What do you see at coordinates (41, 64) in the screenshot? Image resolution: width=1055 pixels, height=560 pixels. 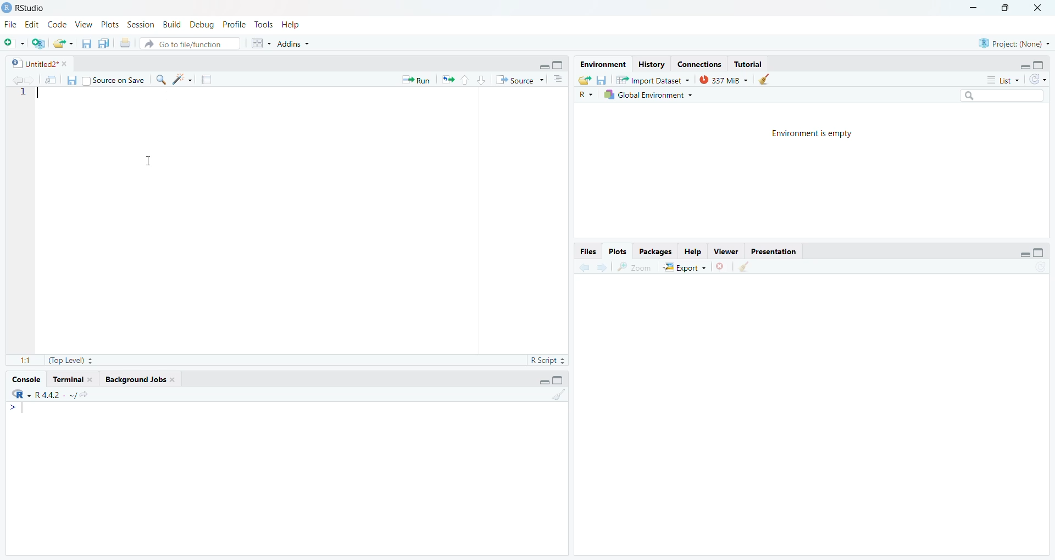 I see ` Untitled2*` at bounding box center [41, 64].